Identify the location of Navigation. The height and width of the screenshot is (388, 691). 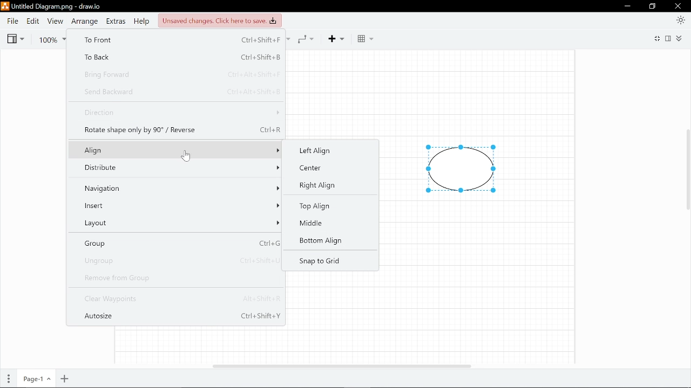
(179, 188).